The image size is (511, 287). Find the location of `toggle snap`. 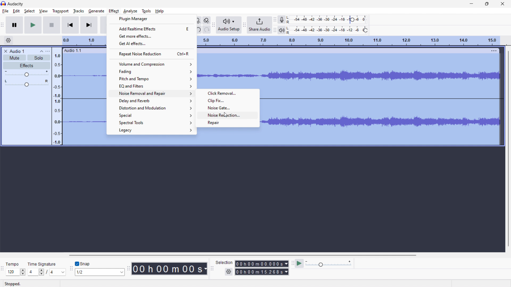

toggle snap is located at coordinates (83, 263).